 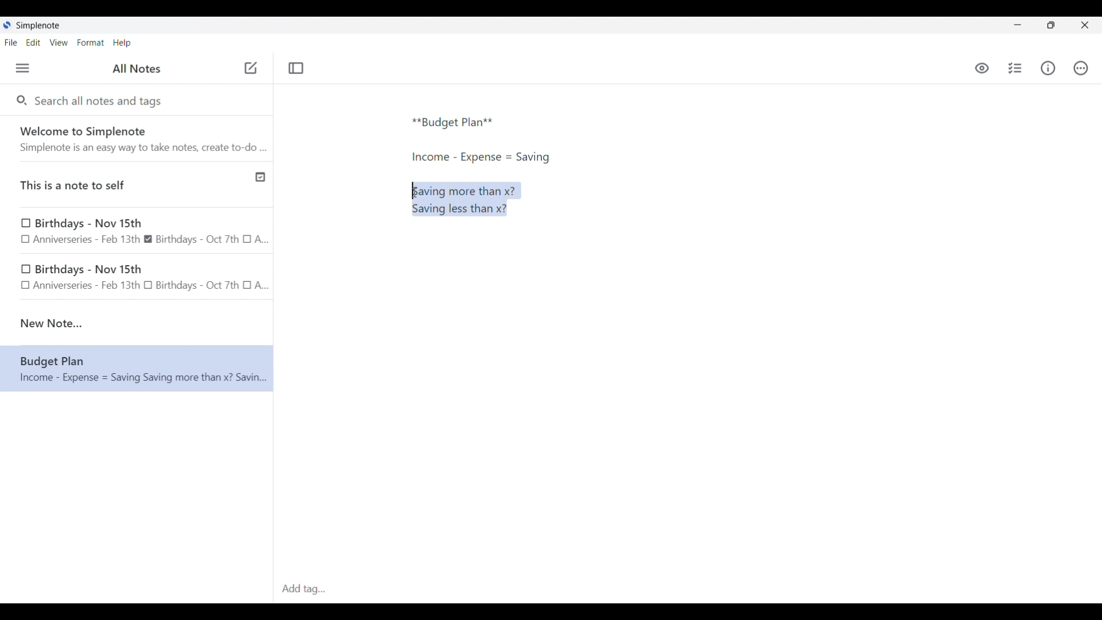 I want to click on Search all notes and tags, so click(x=101, y=100).